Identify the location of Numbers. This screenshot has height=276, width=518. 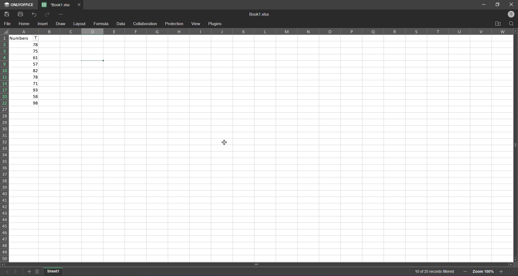
(25, 38).